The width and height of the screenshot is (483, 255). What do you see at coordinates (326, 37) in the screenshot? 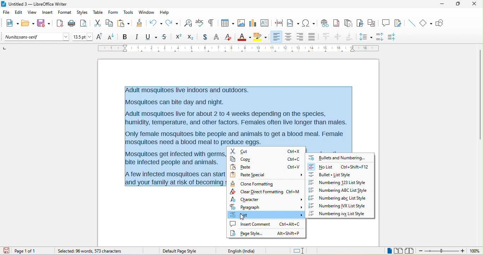
I see `align top` at bounding box center [326, 37].